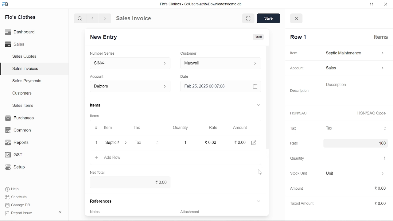  What do you see at coordinates (356, 91) in the screenshot?
I see `description` at bounding box center [356, 91].